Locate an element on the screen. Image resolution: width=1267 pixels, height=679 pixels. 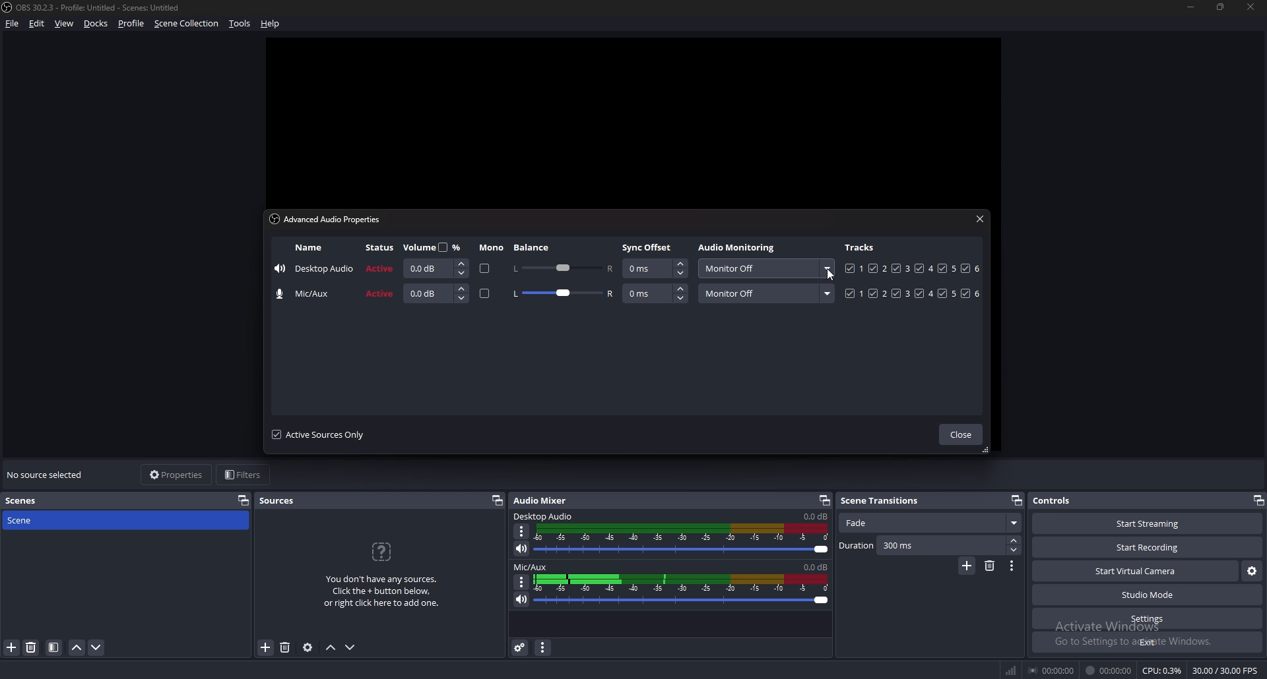
audio mixer is located at coordinates (543, 500).